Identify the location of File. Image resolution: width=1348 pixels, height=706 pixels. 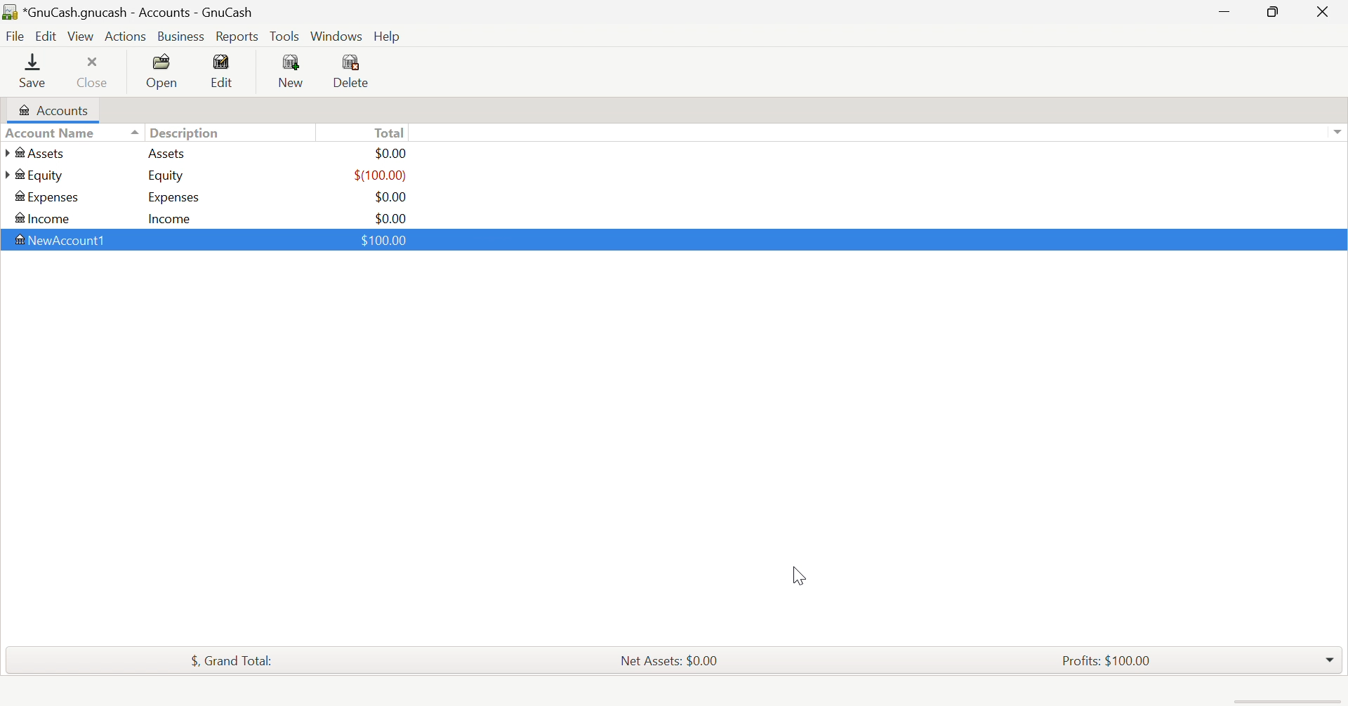
(15, 34).